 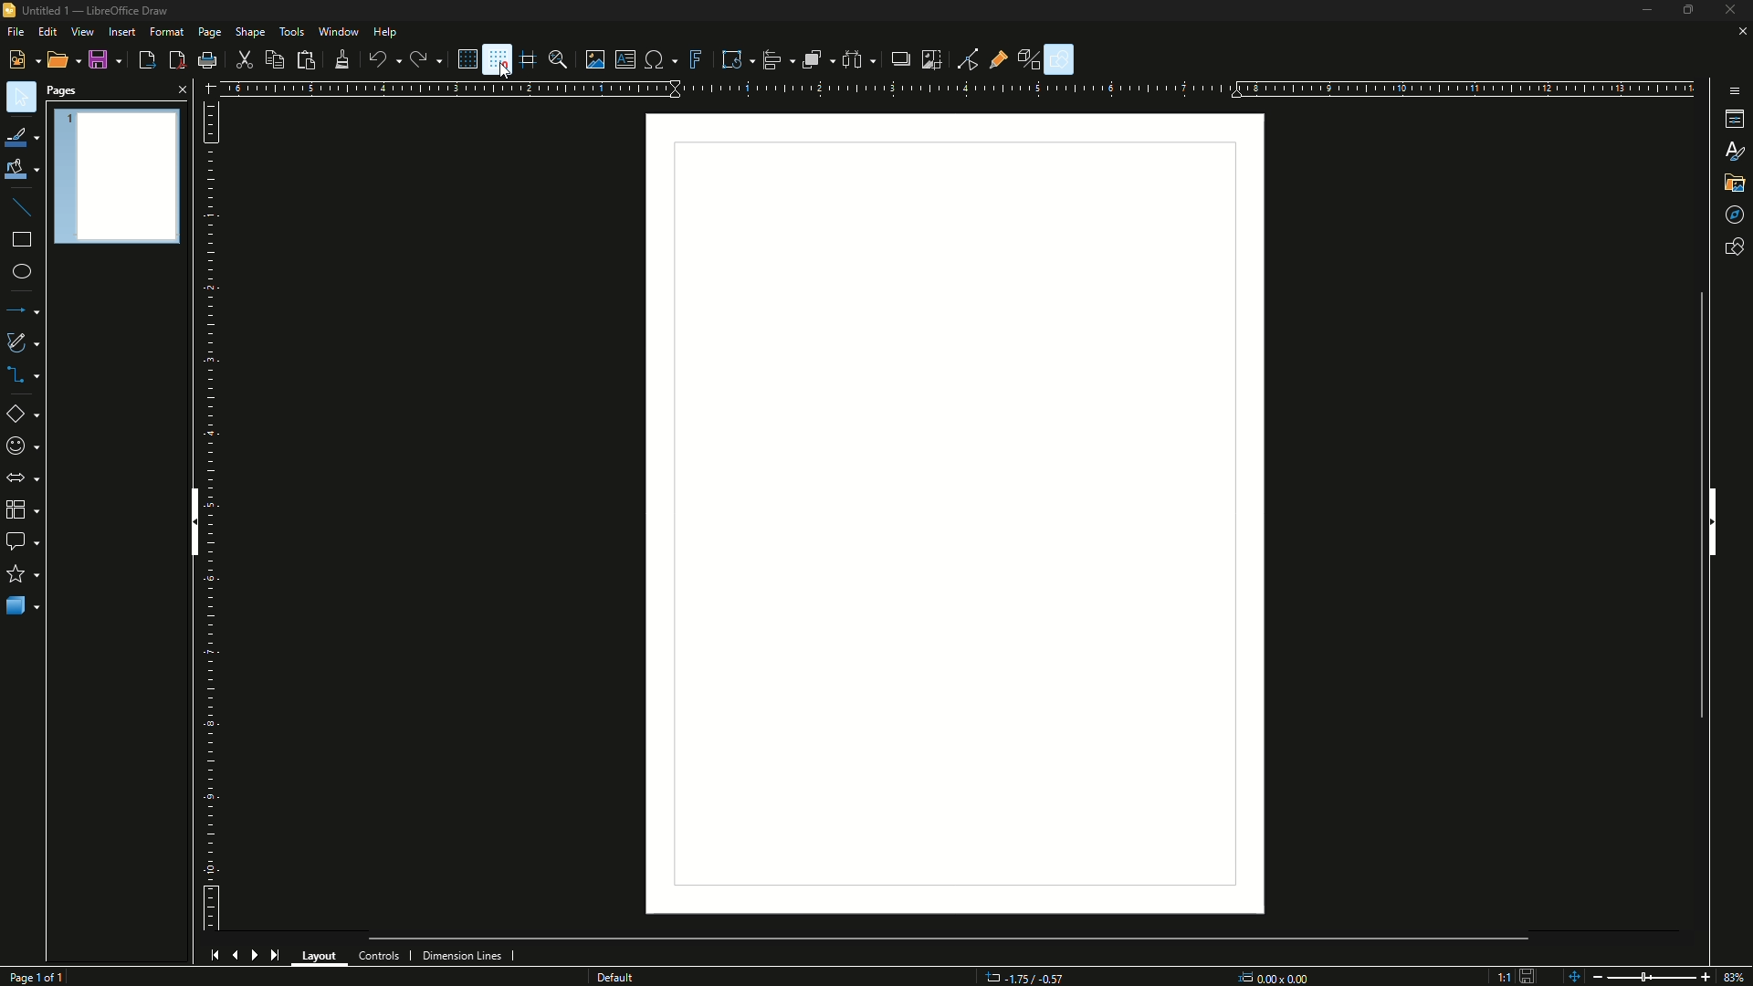 I want to click on Files, so click(x=1731, y=184).